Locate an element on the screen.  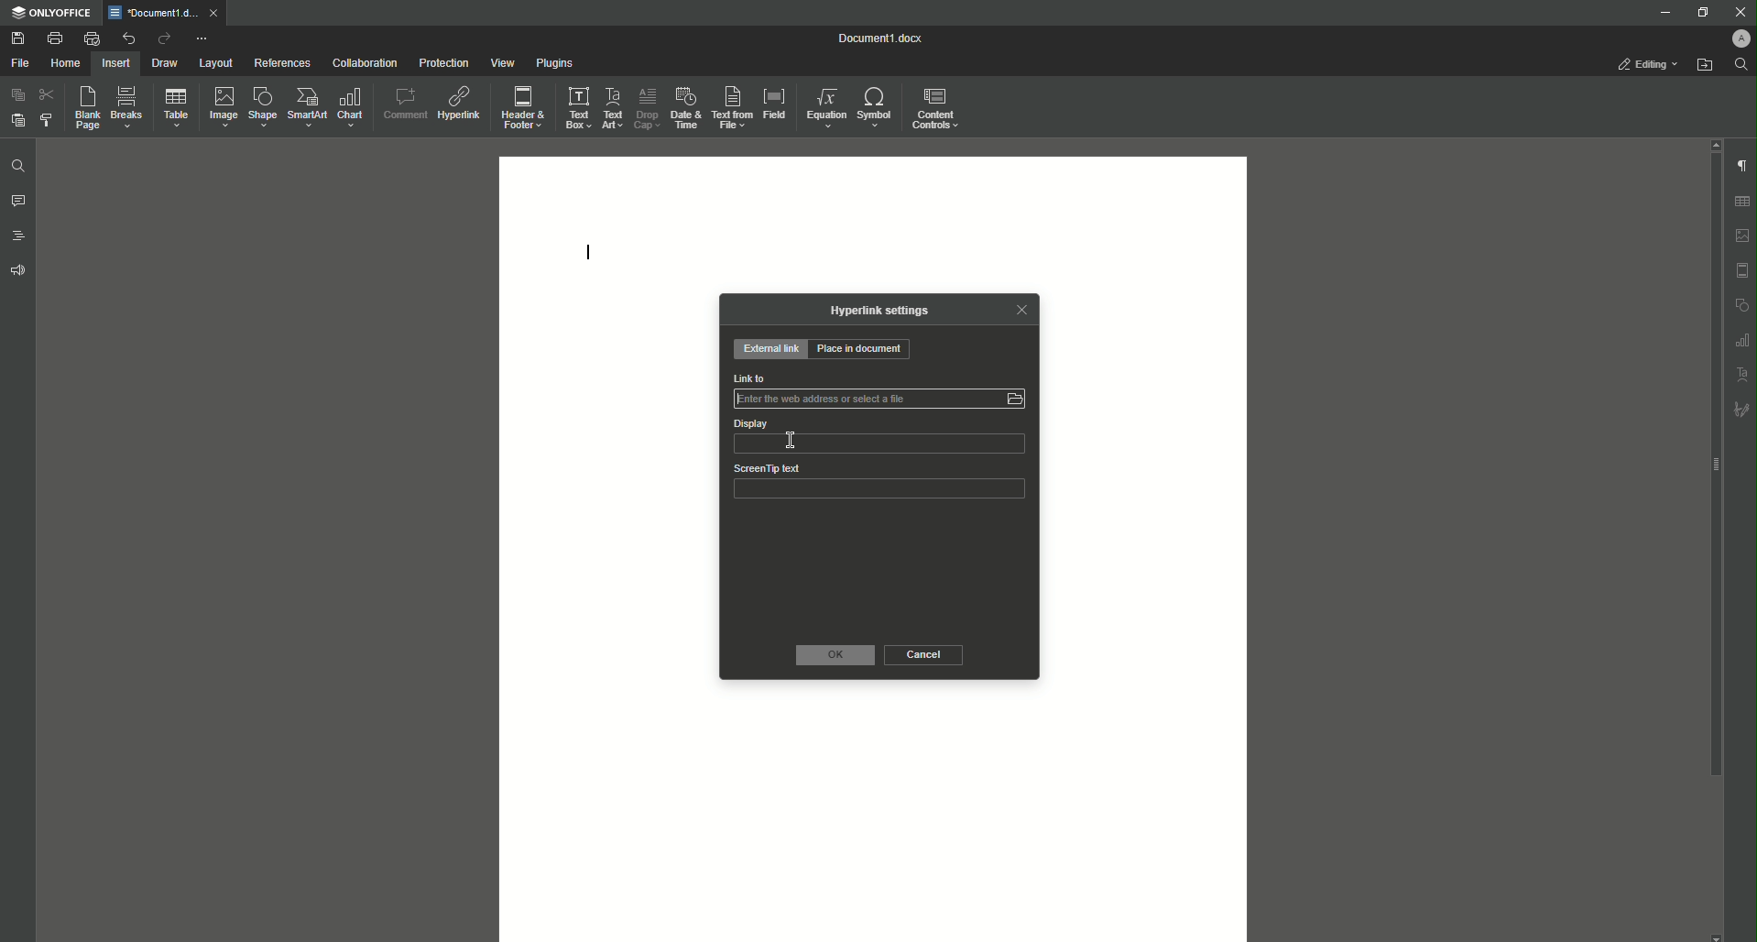
ONLYOFFICE is located at coordinates (51, 14).